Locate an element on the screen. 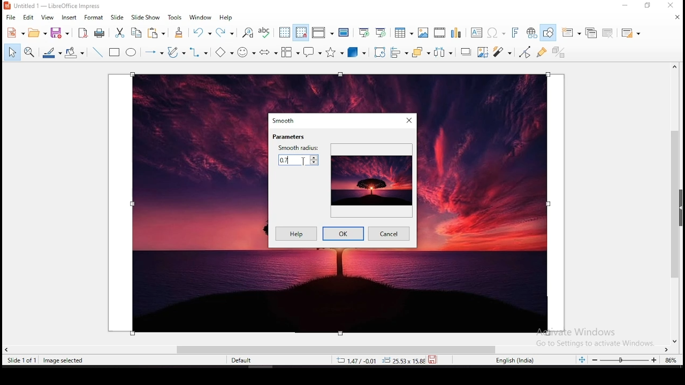 This screenshot has width=685, height=385. fit slide to current window is located at coordinates (583, 360).